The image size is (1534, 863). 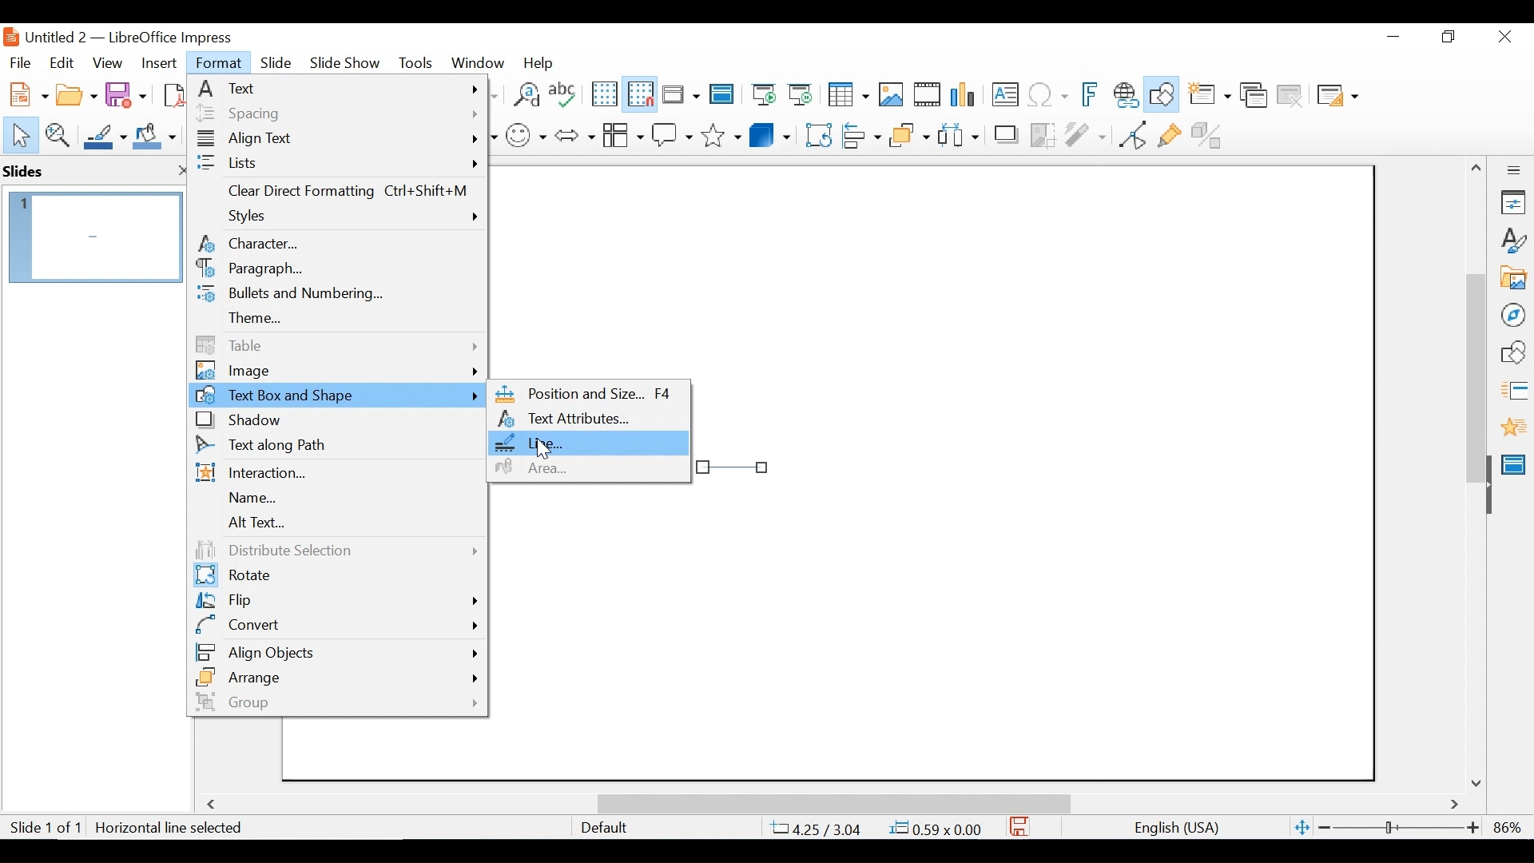 What do you see at coordinates (958, 133) in the screenshot?
I see `Select atleast three images to Distribute` at bounding box center [958, 133].